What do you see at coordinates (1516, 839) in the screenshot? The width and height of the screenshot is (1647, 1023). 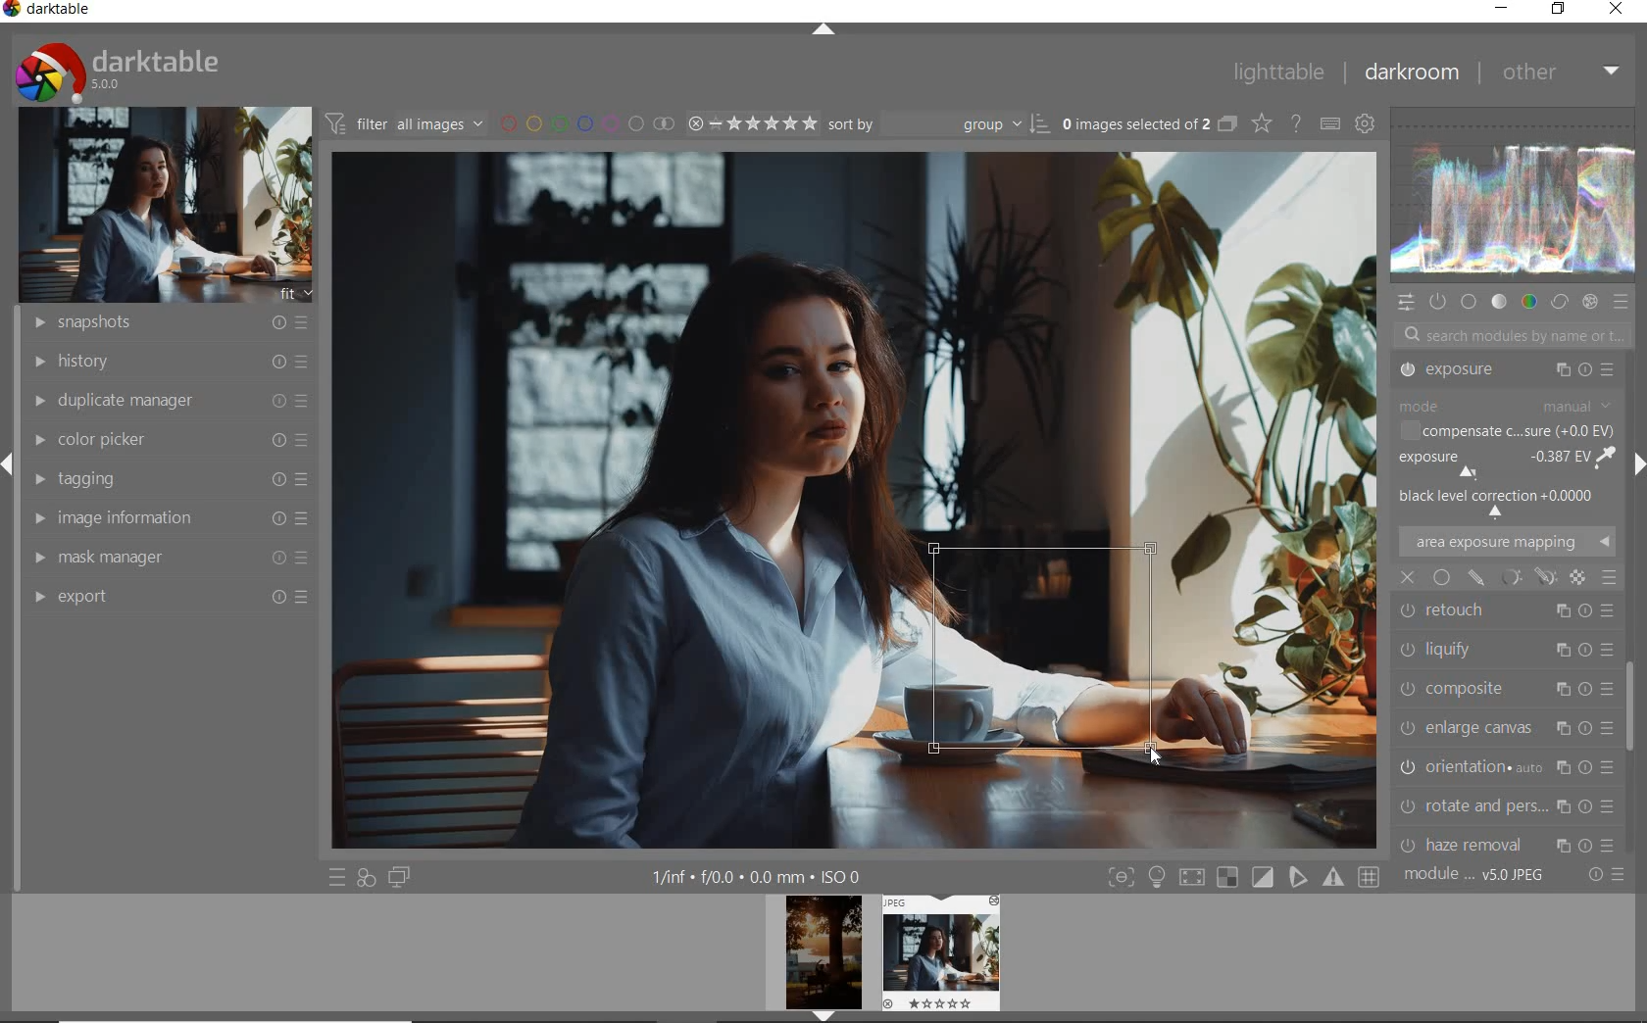 I see `SCALE PIXELS` at bounding box center [1516, 839].